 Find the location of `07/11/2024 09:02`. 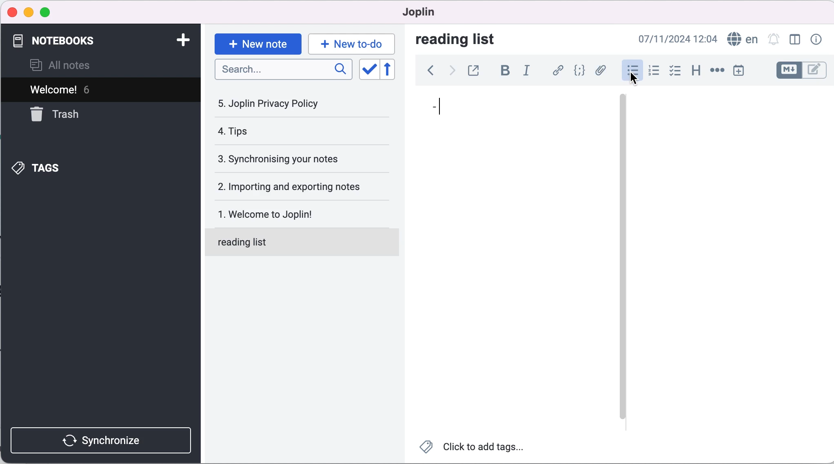

07/11/2024 09:02 is located at coordinates (674, 39).